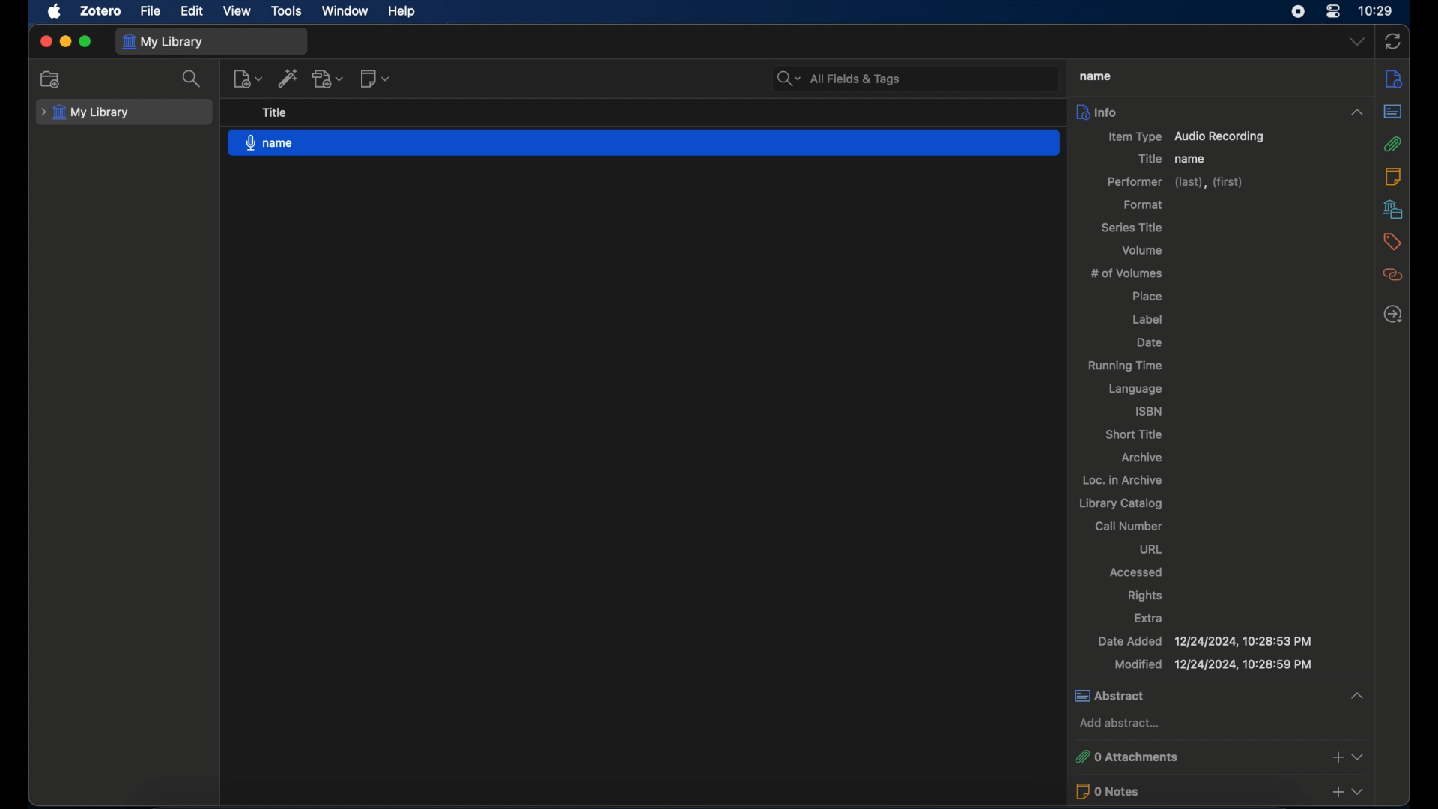 The width and height of the screenshot is (1438, 809). I want to click on 0 attachments, so click(1221, 755).